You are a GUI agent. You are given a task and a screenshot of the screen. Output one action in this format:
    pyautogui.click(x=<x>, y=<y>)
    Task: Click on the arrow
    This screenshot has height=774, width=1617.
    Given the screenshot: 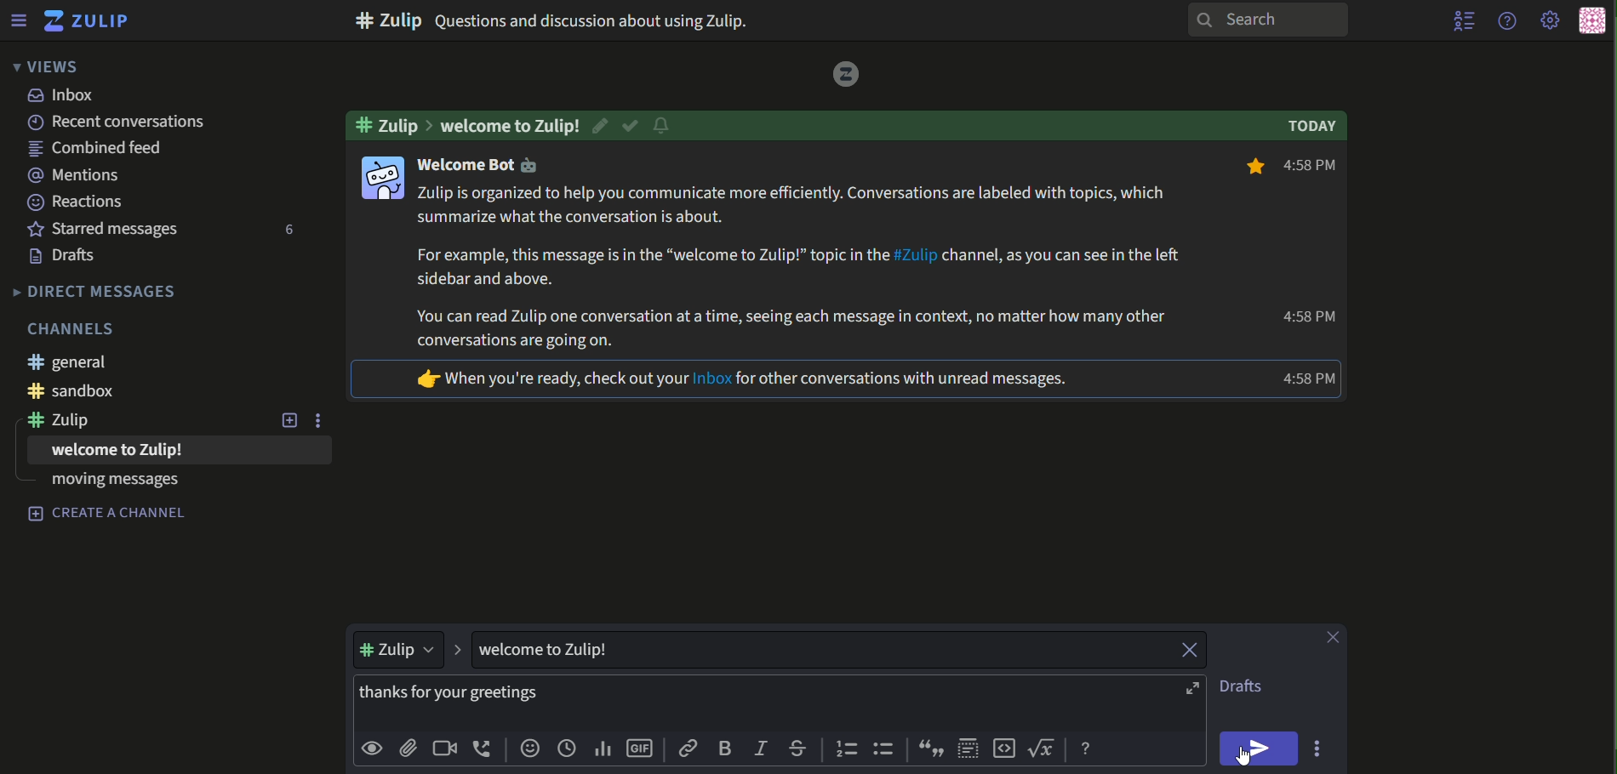 What is the action you would take?
    pyautogui.click(x=457, y=650)
    